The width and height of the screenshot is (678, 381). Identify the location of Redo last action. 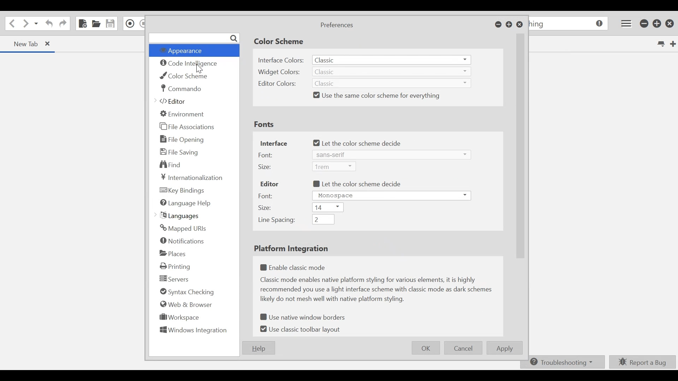
(63, 24).